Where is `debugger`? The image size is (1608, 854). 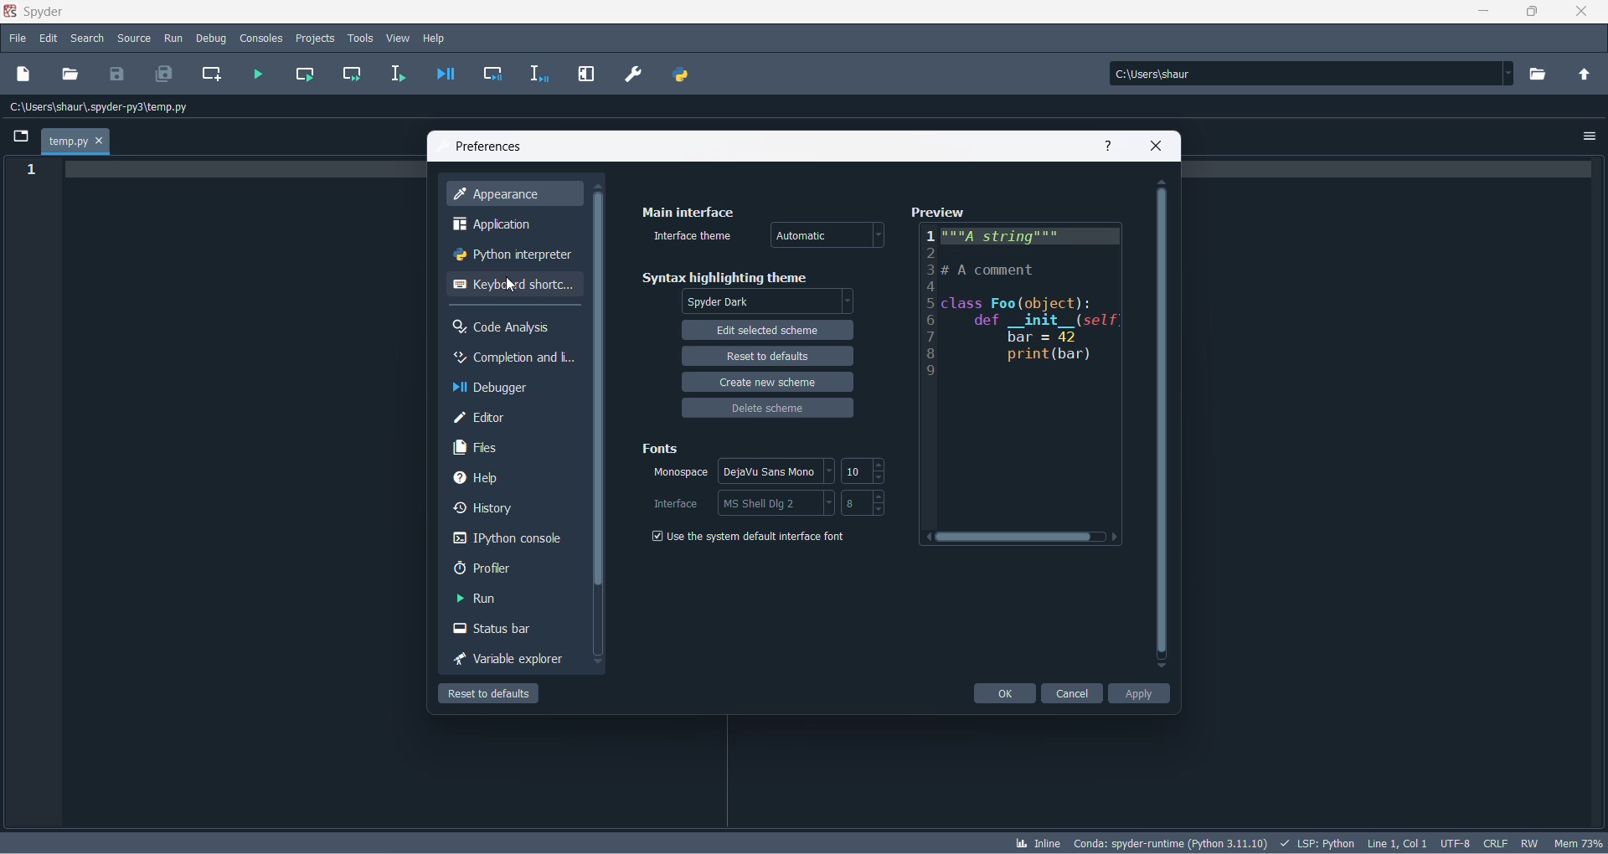
debugger is located at coordinates (502, 388).